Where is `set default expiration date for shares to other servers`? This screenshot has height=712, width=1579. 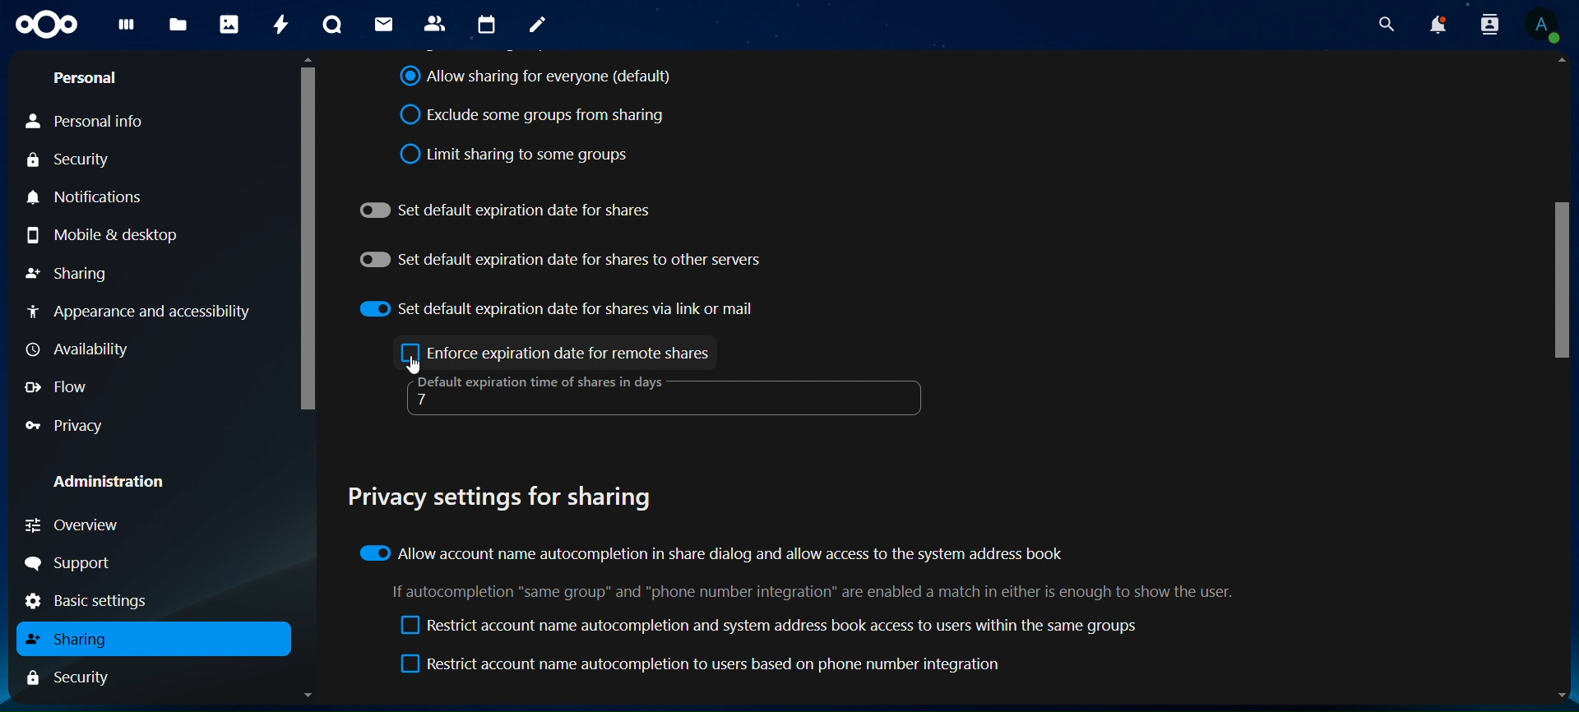 set default expiration date for shares to other servers is located at coordinates (561, 257).